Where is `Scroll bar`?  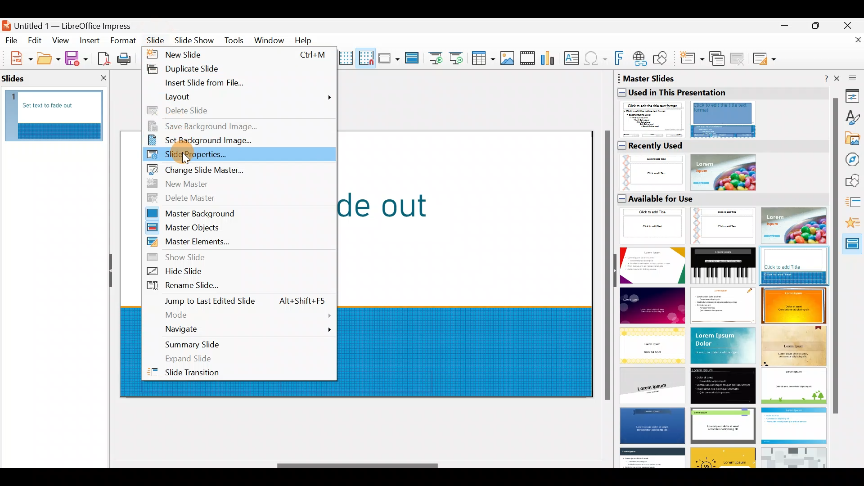
Scroll bar is located at coordinates (606, 266).